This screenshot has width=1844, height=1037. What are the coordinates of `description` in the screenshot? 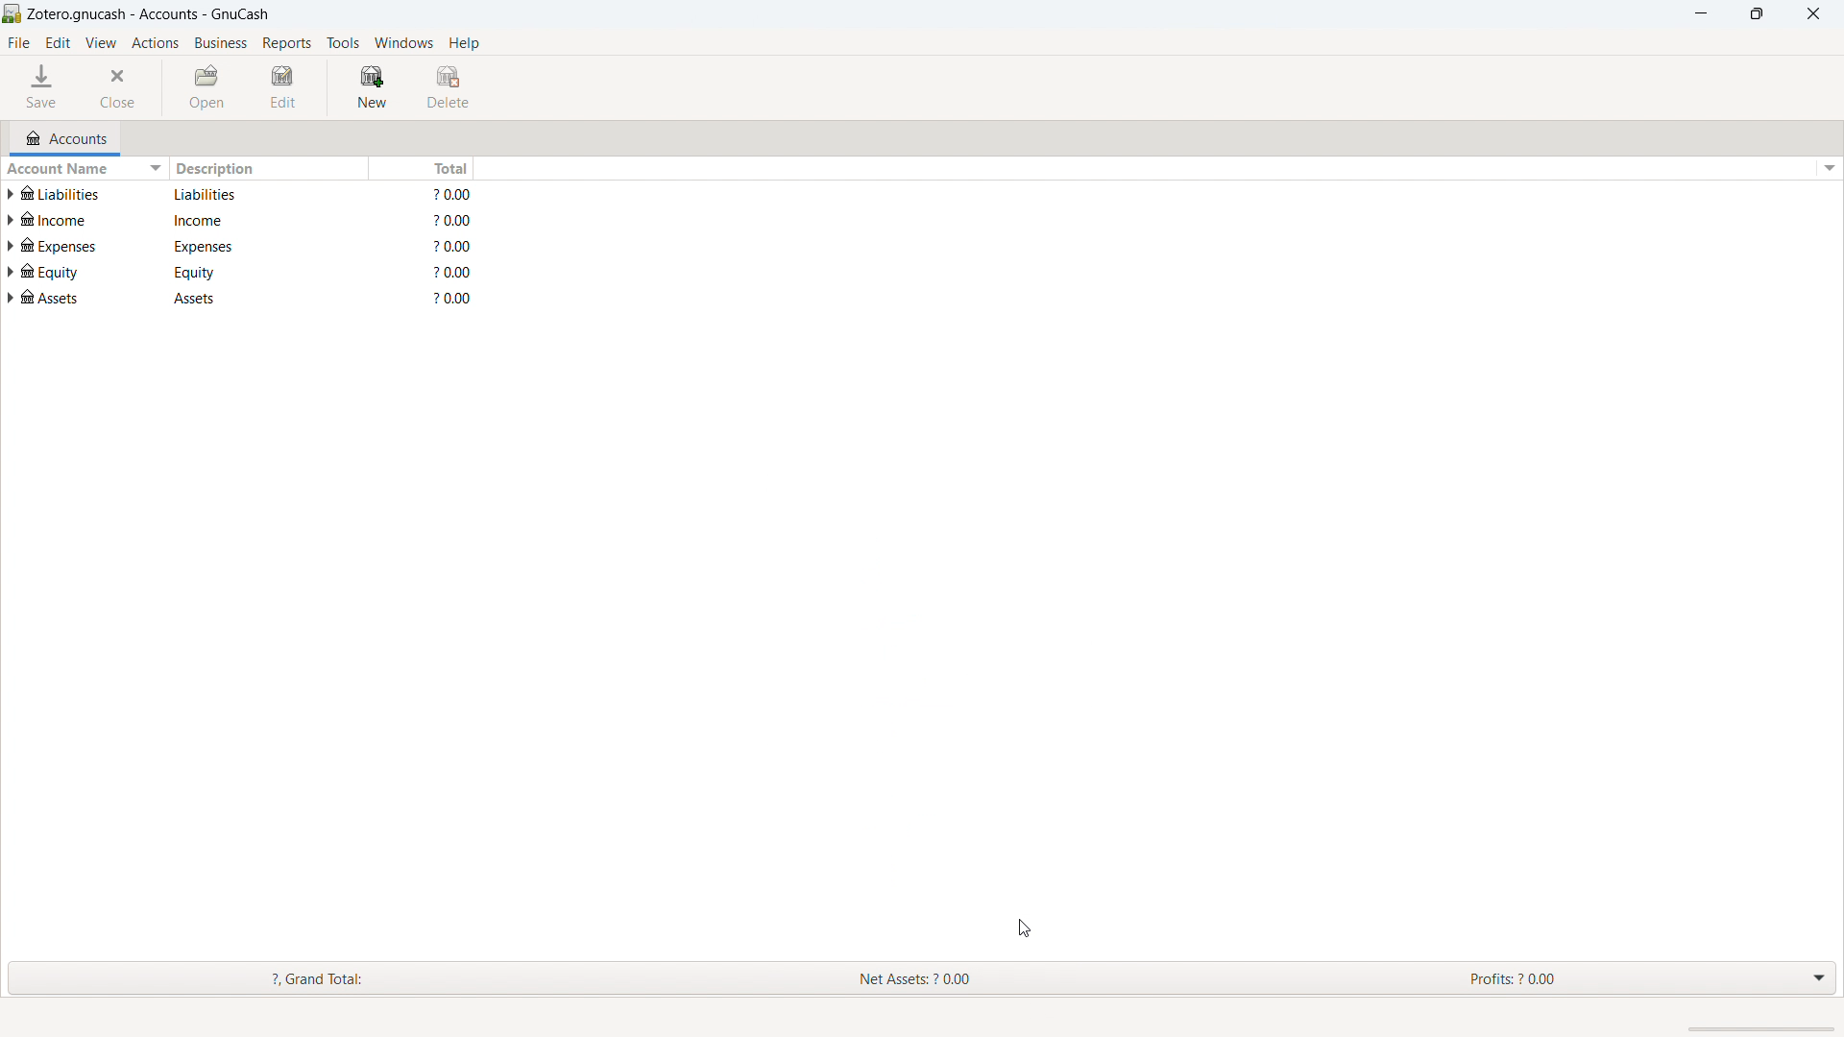 It's located at (263, 168).